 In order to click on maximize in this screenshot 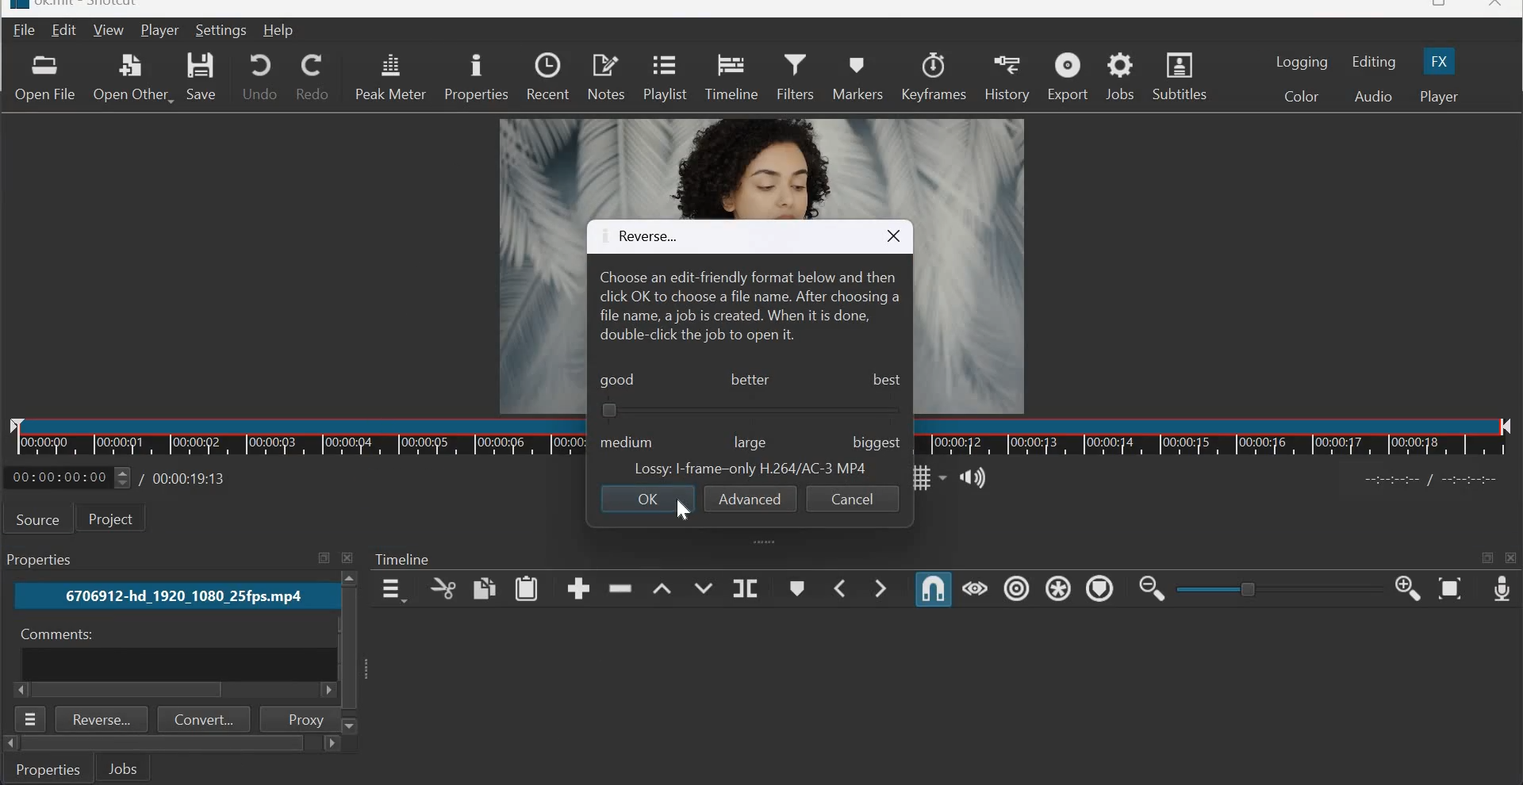, I will do `click(1487, 560)`.